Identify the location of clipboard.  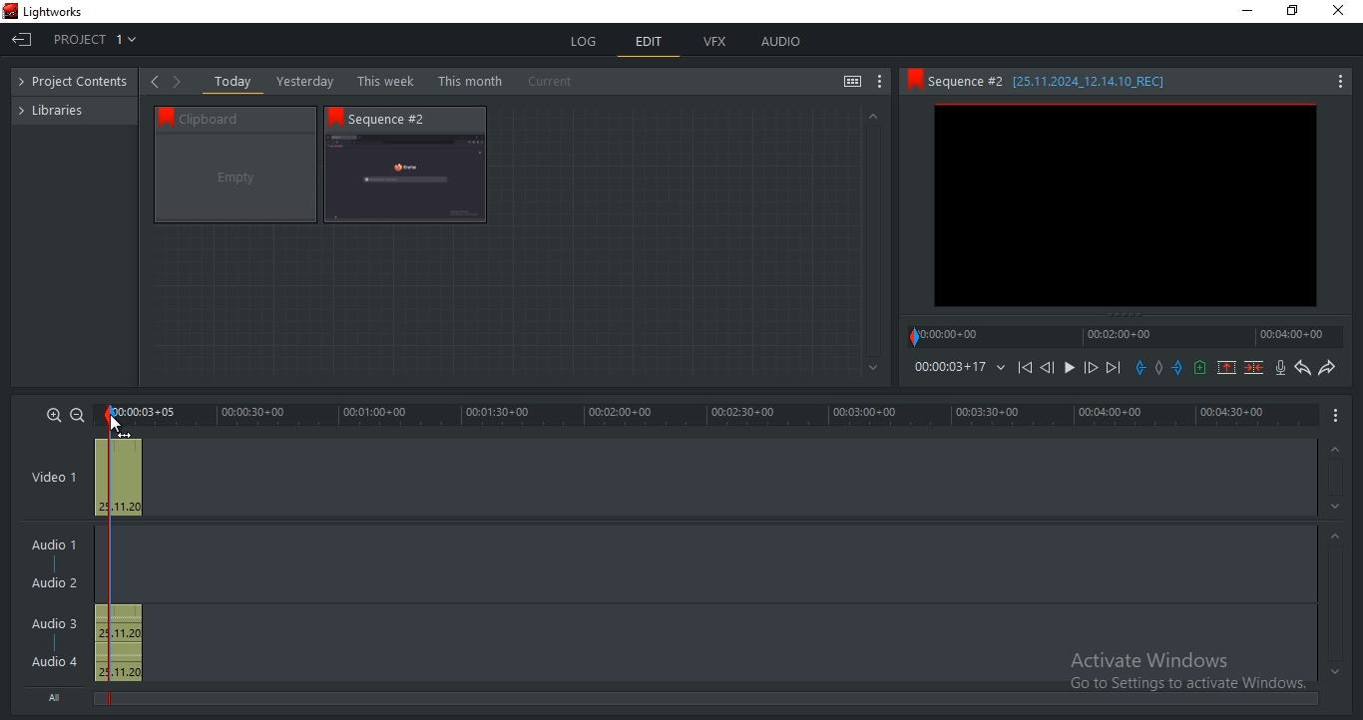
(235, 179).